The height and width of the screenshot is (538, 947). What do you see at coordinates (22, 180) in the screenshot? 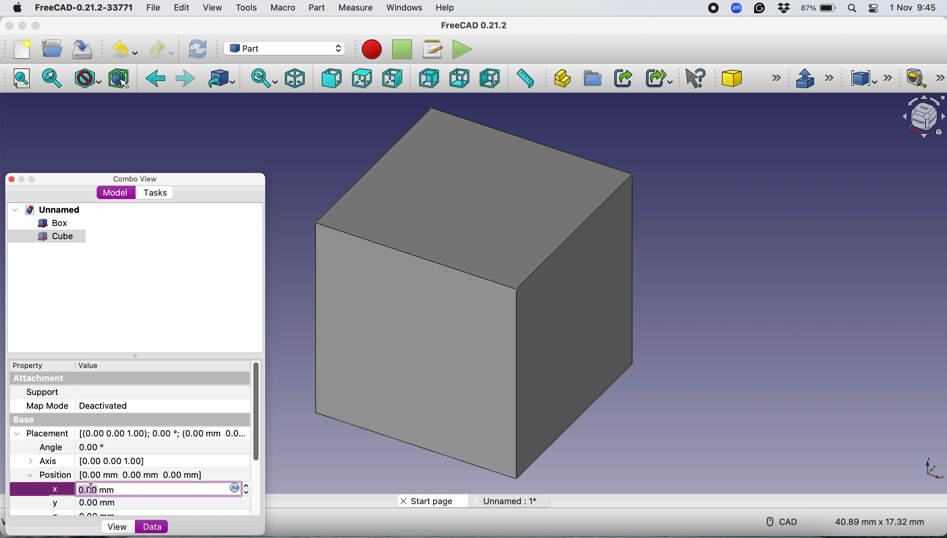
I see `Minimise` at bounding box center [22, 180].